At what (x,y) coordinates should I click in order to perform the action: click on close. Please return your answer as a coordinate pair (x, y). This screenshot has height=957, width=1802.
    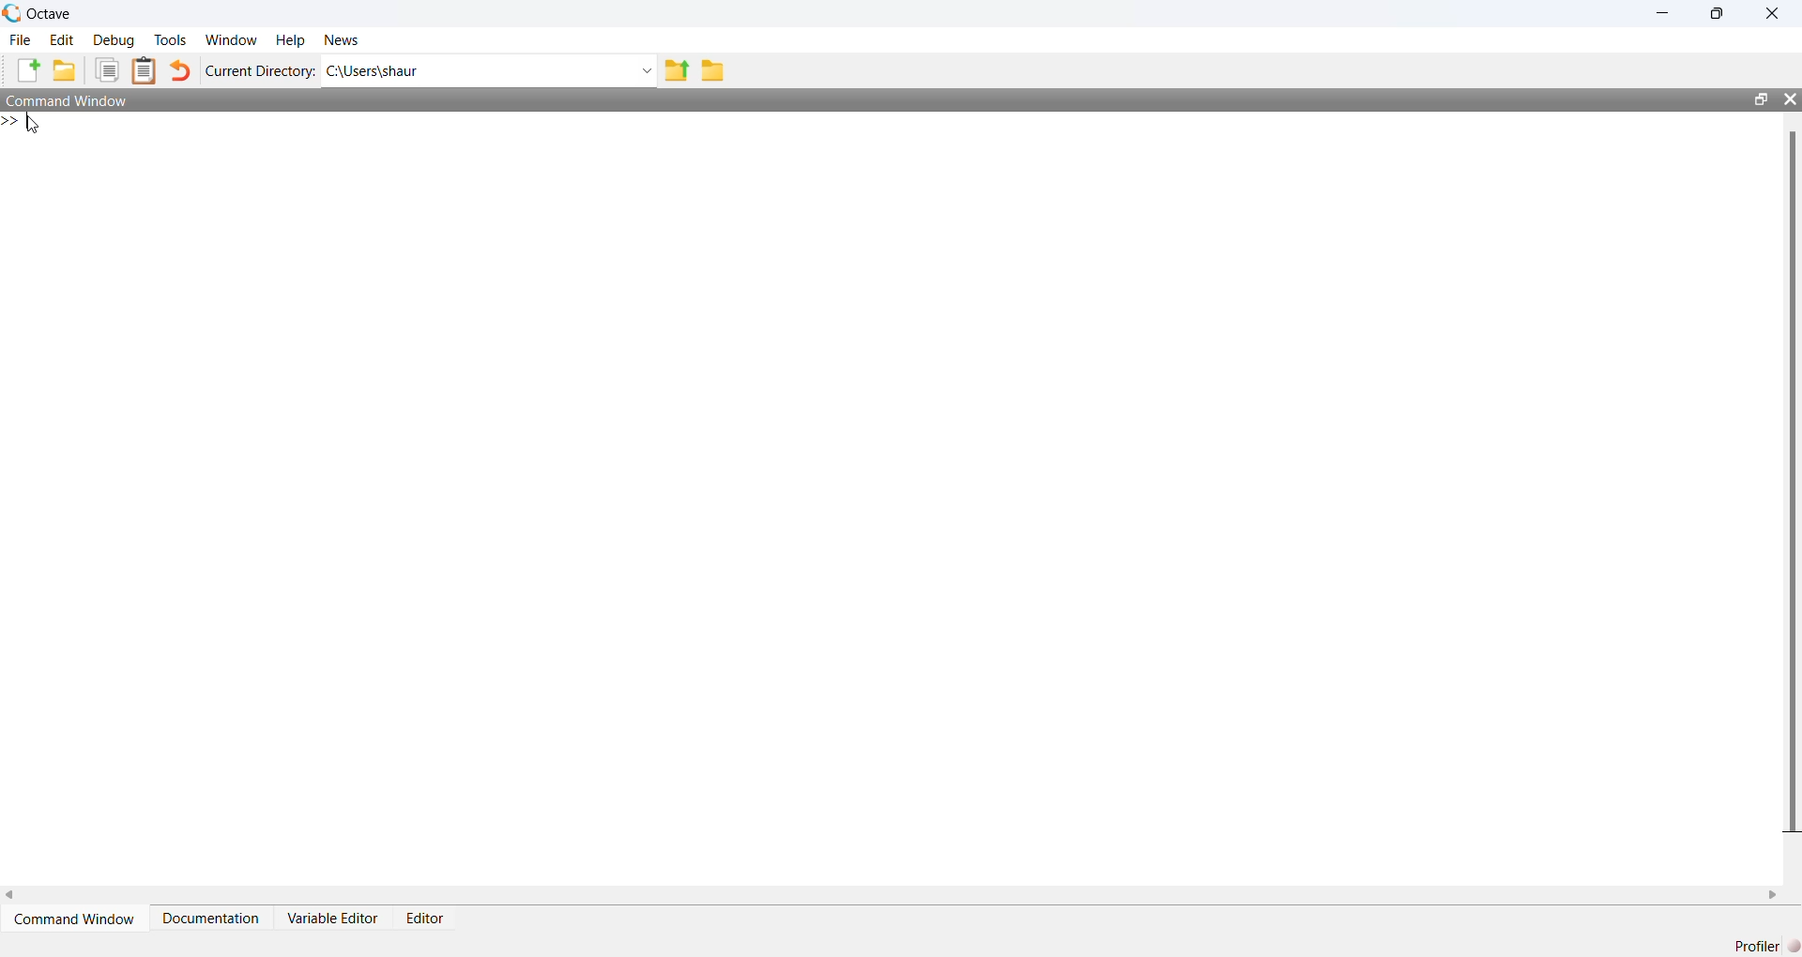
    Looking at the image, I should click on (1790, 99).